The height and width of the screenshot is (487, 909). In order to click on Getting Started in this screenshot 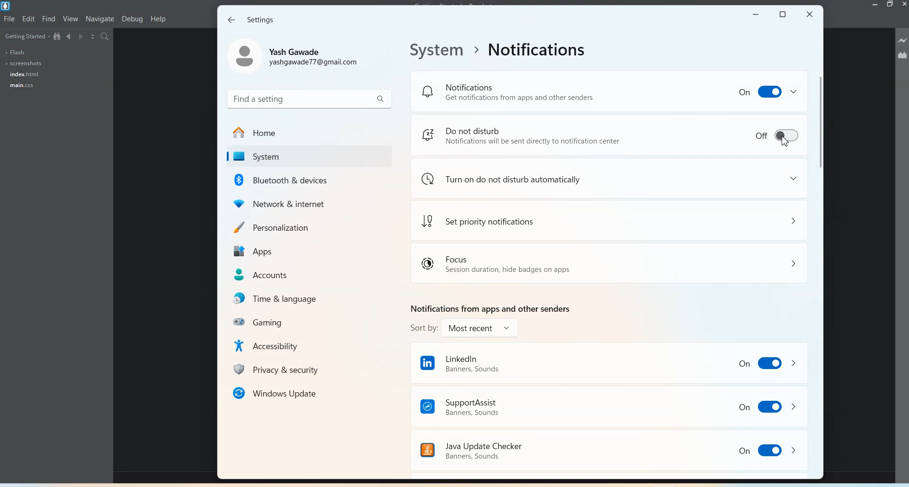, I will do `click(27, 36)`.